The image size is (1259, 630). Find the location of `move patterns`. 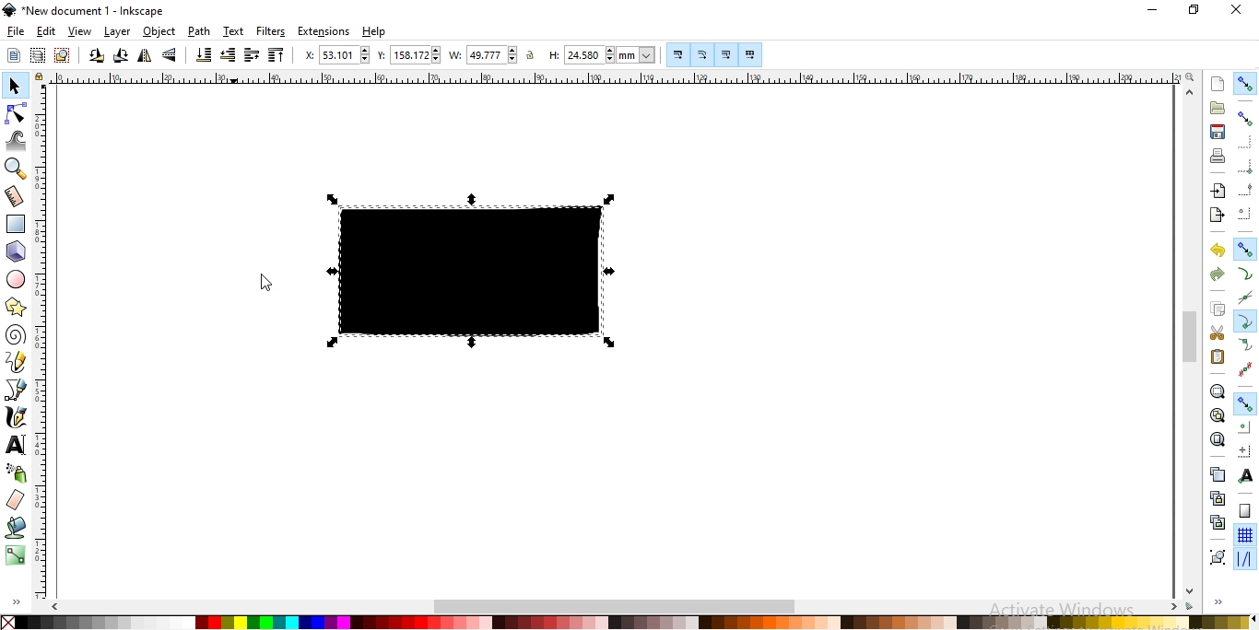

move patterns is located at coordinates (753, 54).